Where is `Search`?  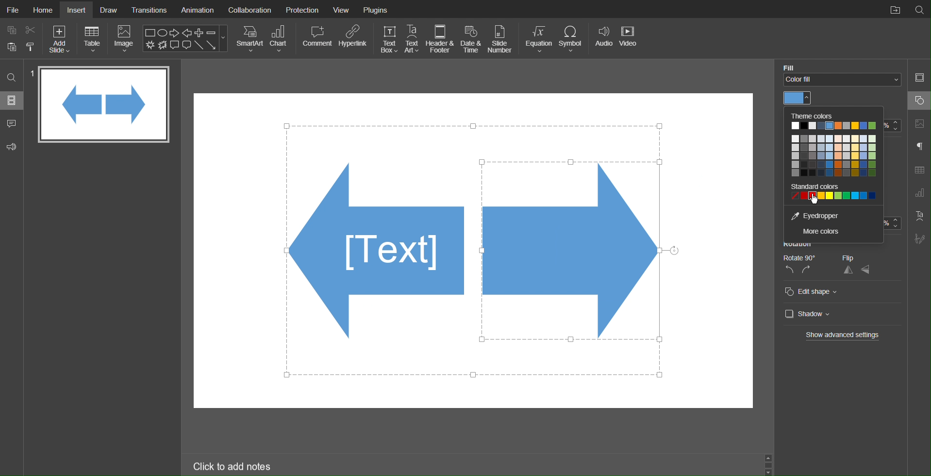
Search is located at coordinates (11, 79).